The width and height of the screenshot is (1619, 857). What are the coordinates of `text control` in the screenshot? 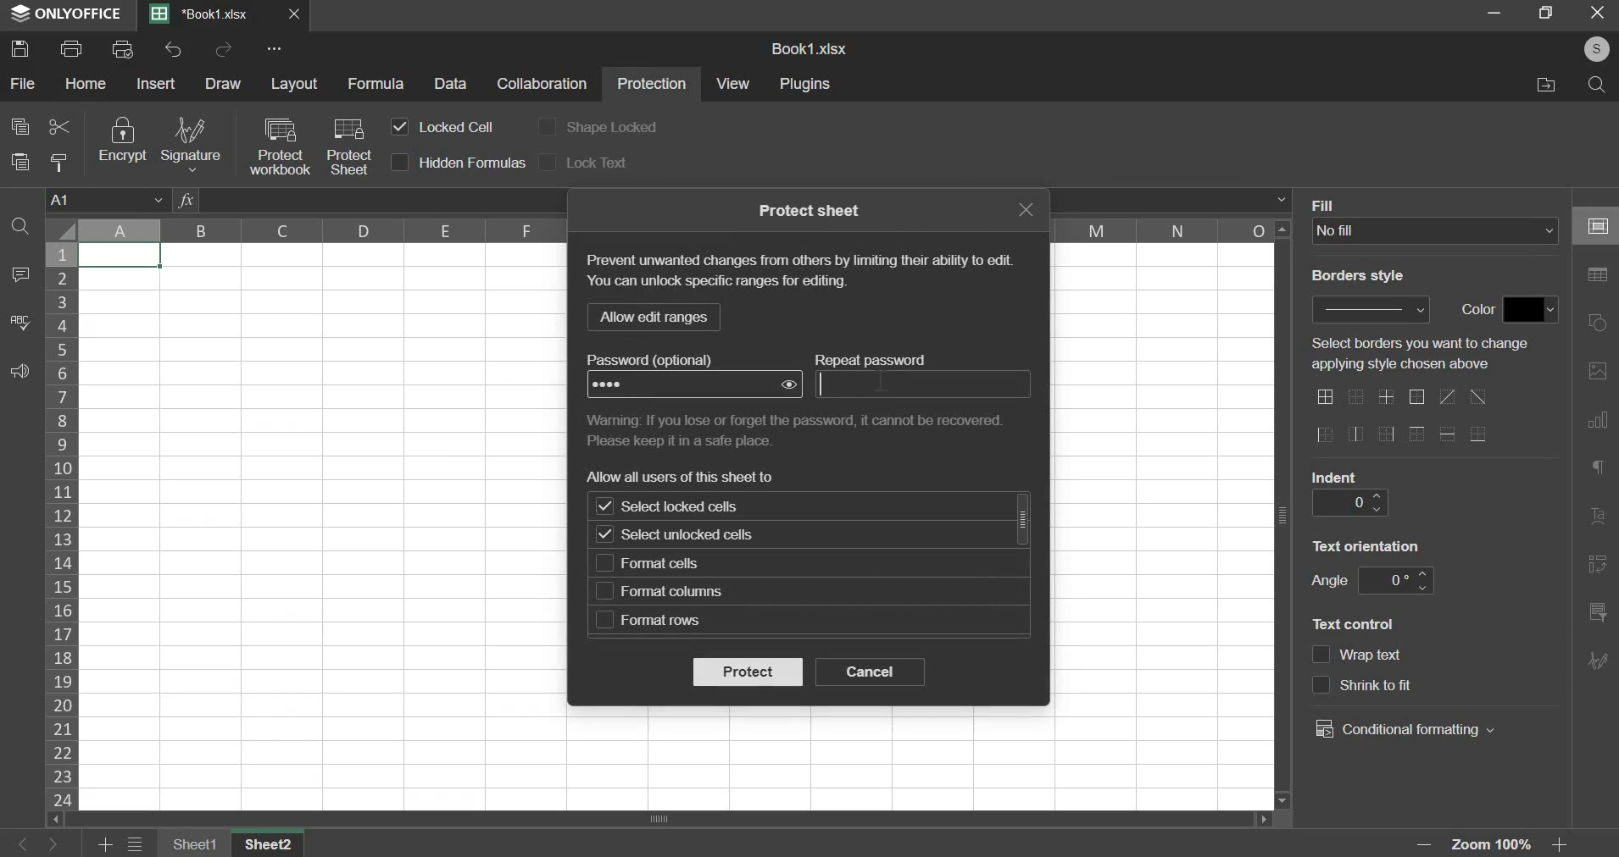 It's located at (1375, 656).